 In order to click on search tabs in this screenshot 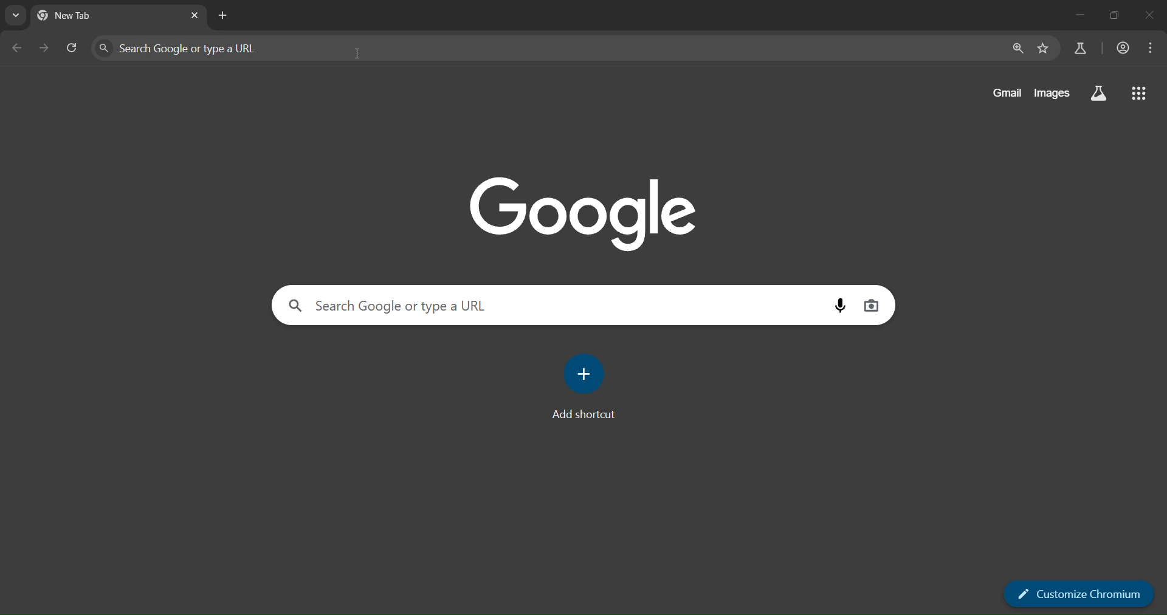, I will do `click(15, 15)`.